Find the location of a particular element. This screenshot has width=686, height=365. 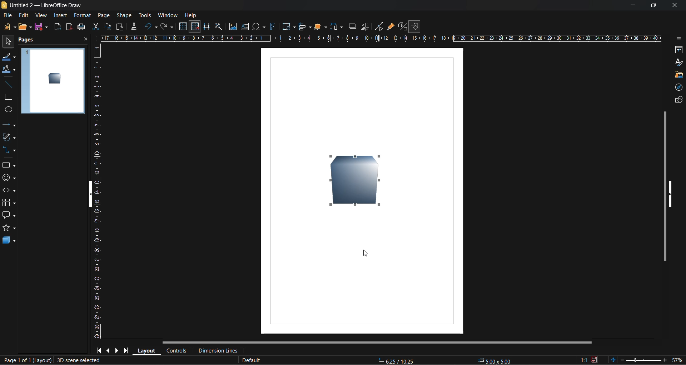

last is located at coordinates (125, 350).